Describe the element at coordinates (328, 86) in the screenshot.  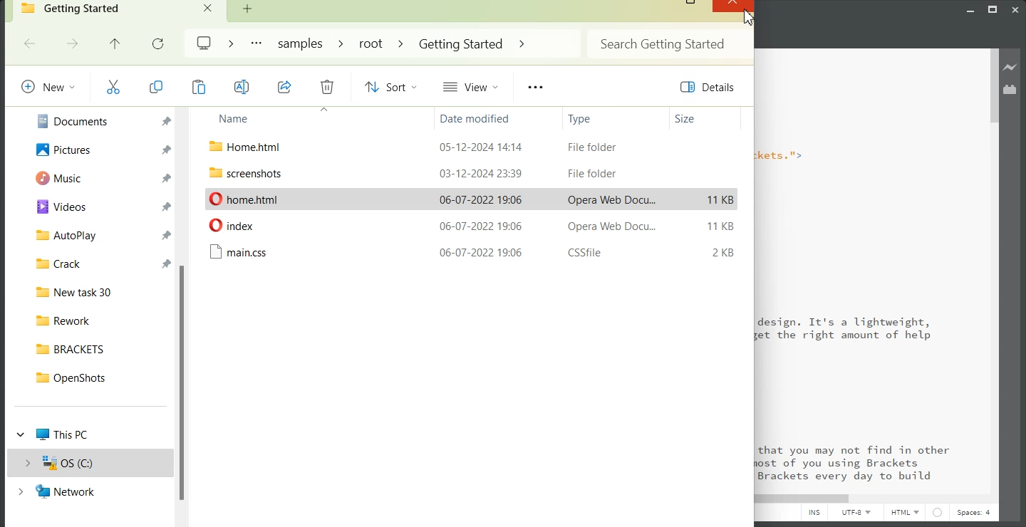
I see `Delete` at that location.